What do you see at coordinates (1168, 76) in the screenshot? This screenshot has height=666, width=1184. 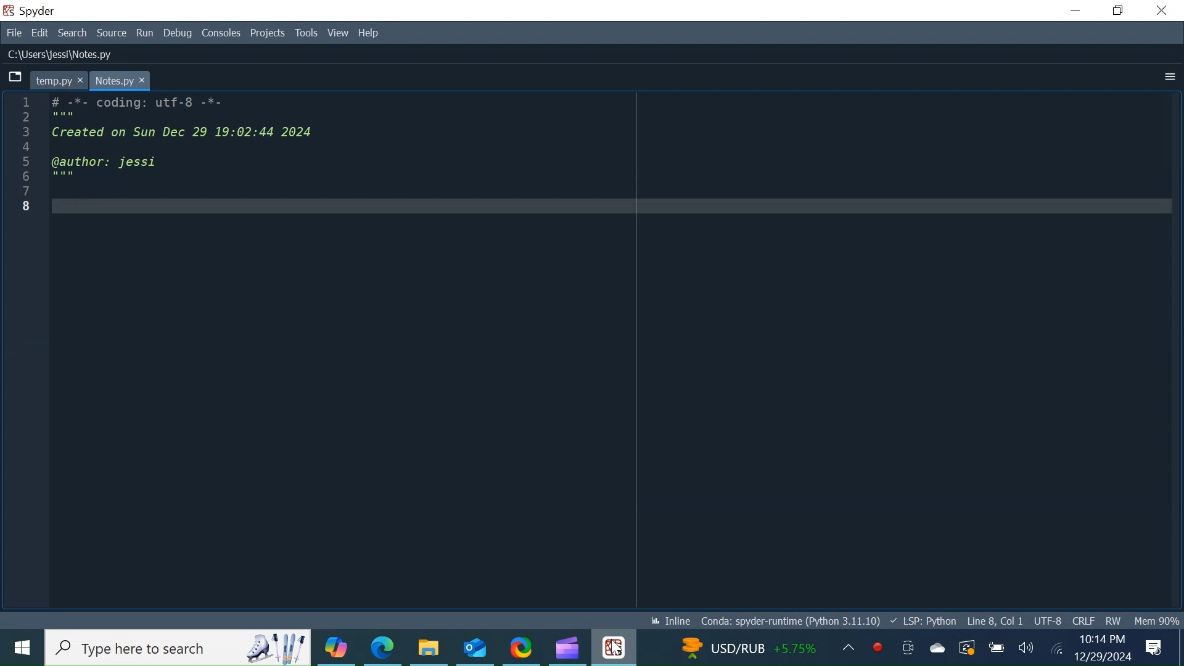 I see `More Options` at bounding box center [1168, 76].